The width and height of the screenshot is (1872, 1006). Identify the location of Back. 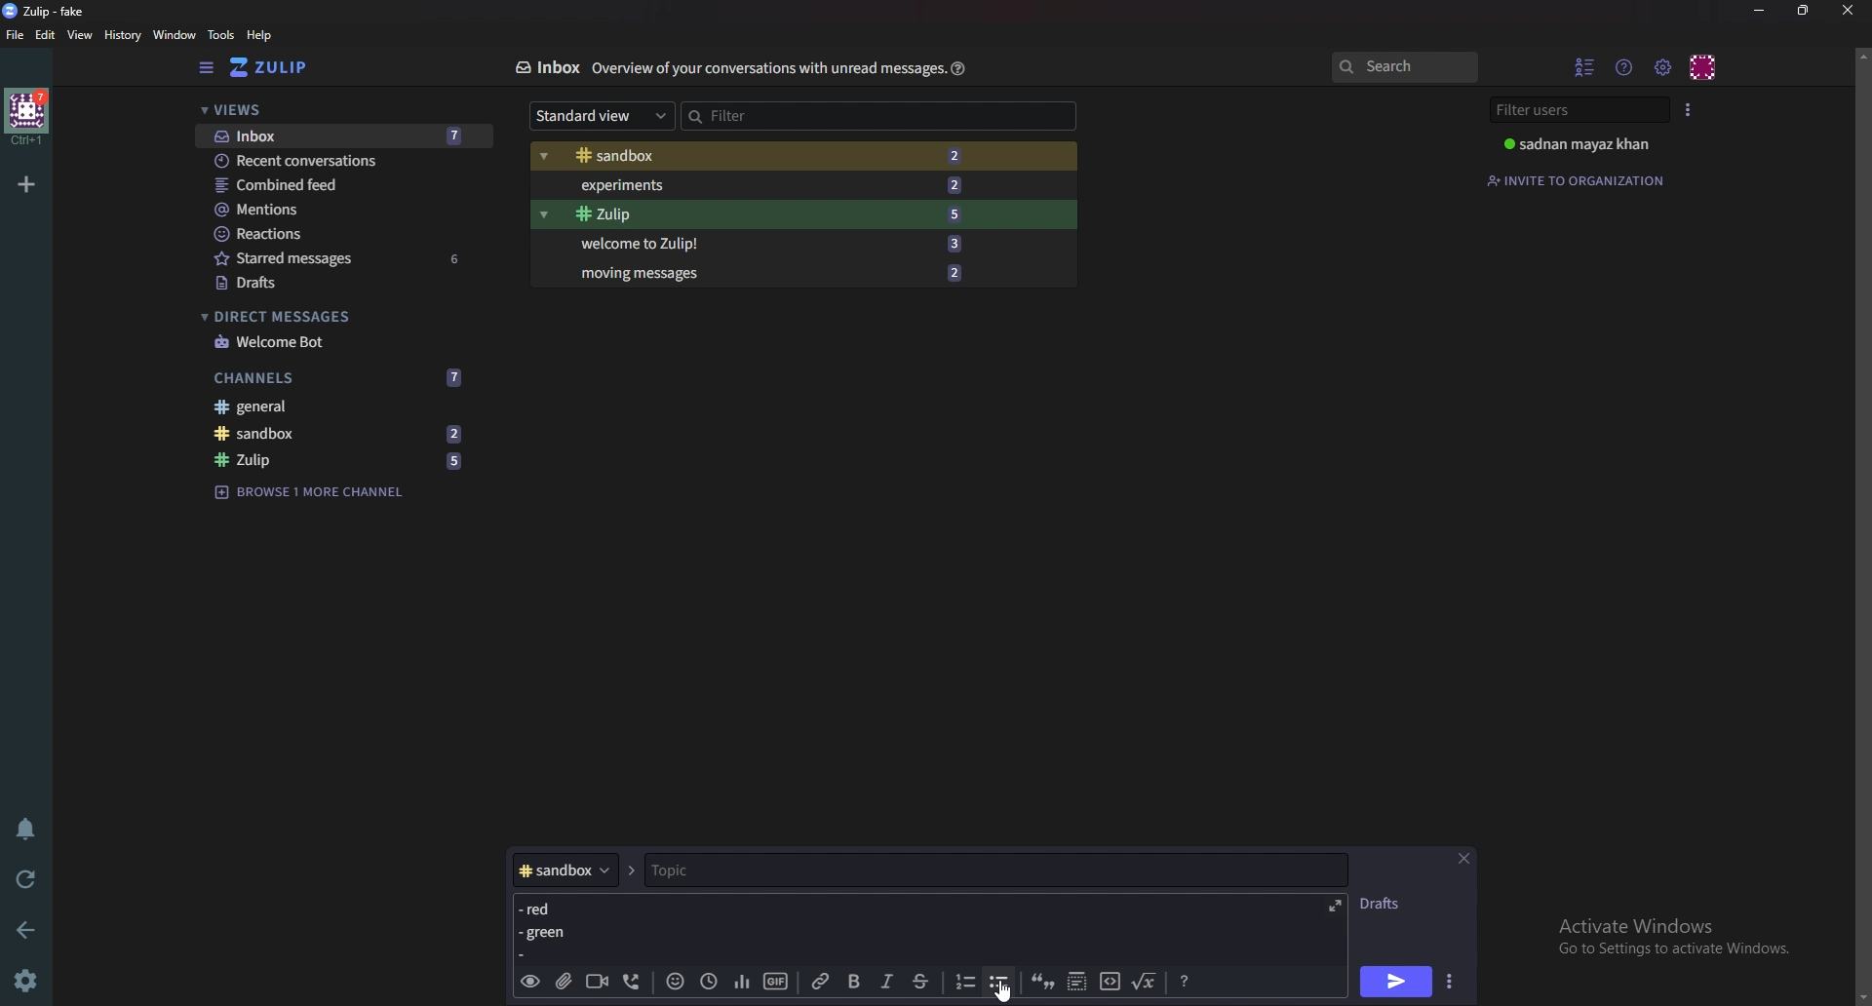
(30, 928).